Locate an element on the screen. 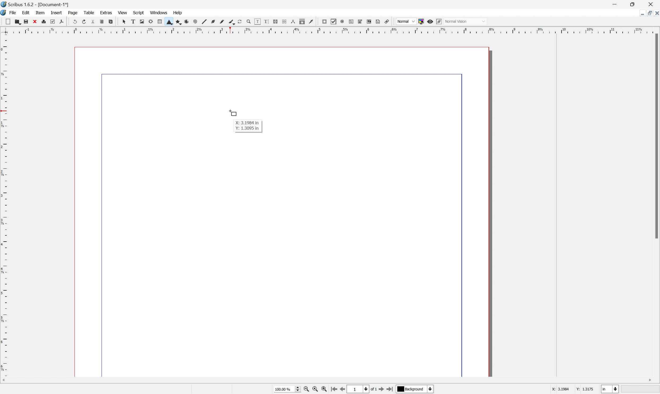 The image size is (660, 394). Extras is located at coordinates (106, 12).